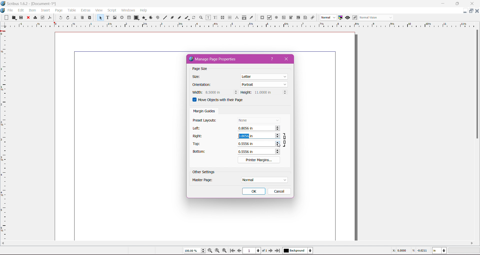 The height and width of the screenshot is (255, 480). I want to click on Save, so click(21, 17).